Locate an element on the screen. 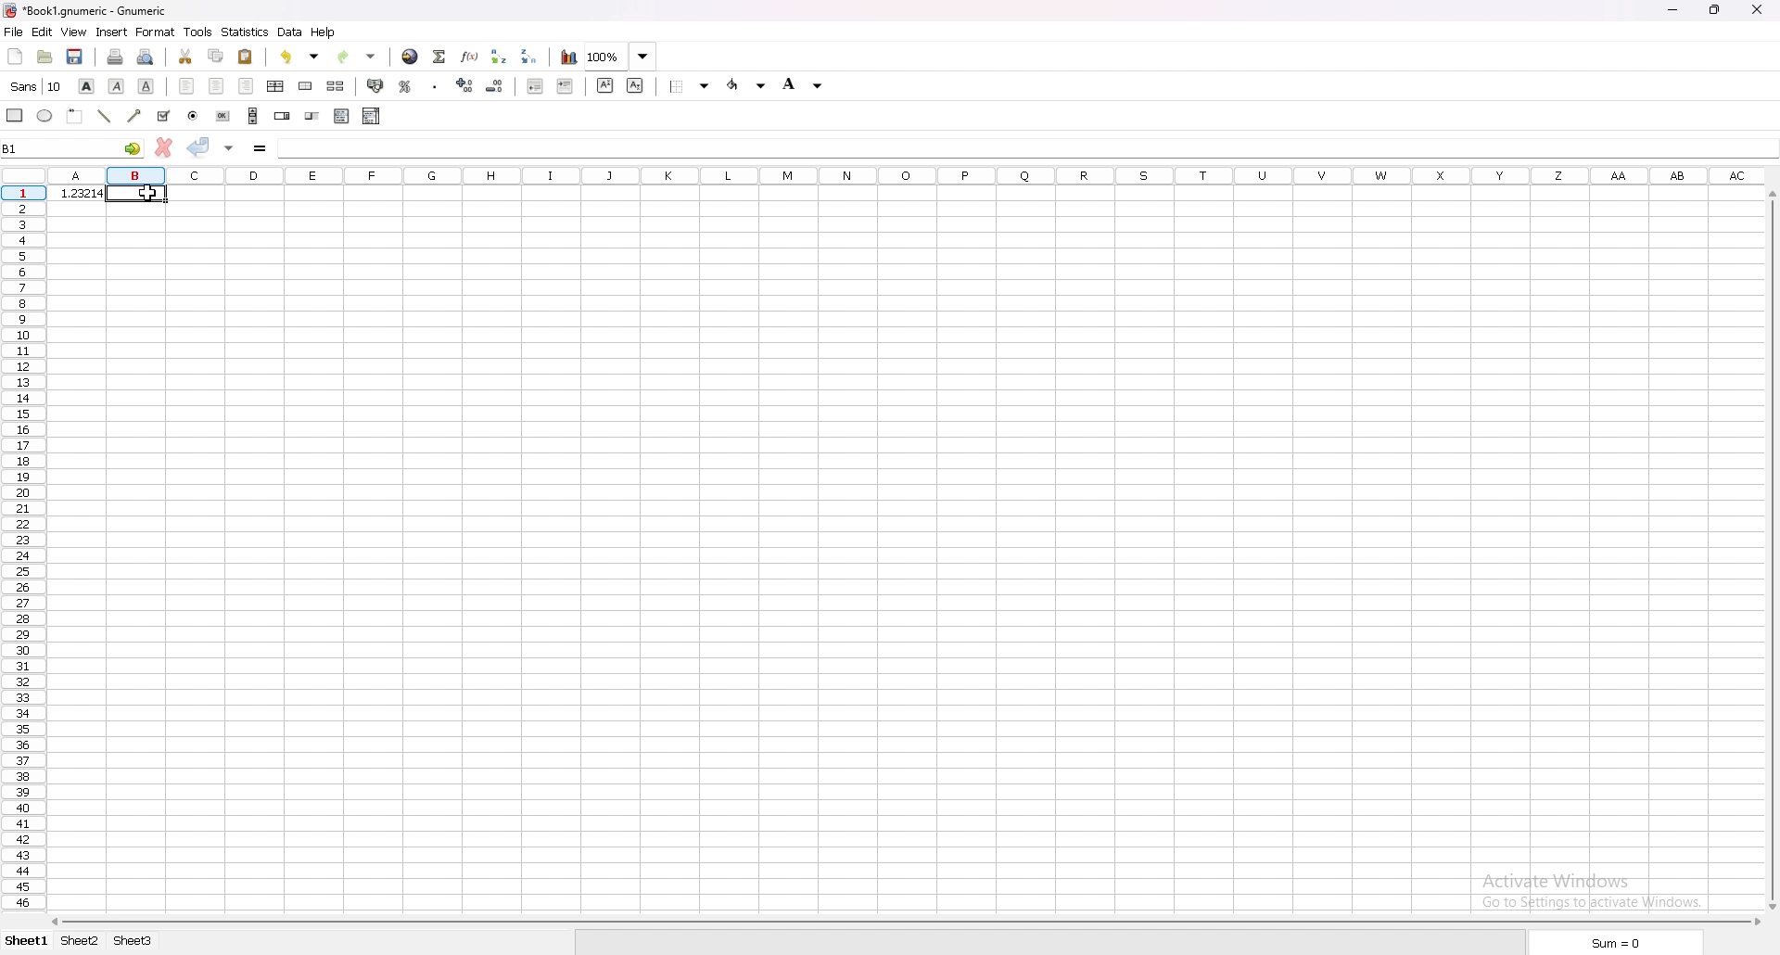 This screenshot has width=1780, height=955. accounting is located at coordinates (375, 85).